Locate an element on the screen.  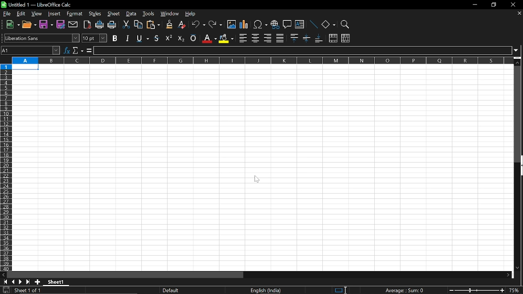
underline is located at coordinates (157, 38).